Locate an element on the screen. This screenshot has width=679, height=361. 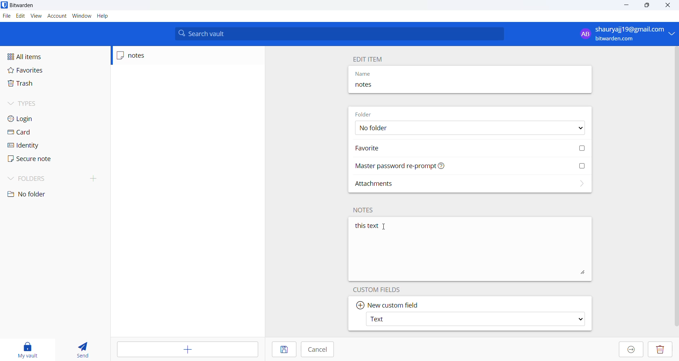
name  is located at coordinates (390, 74).